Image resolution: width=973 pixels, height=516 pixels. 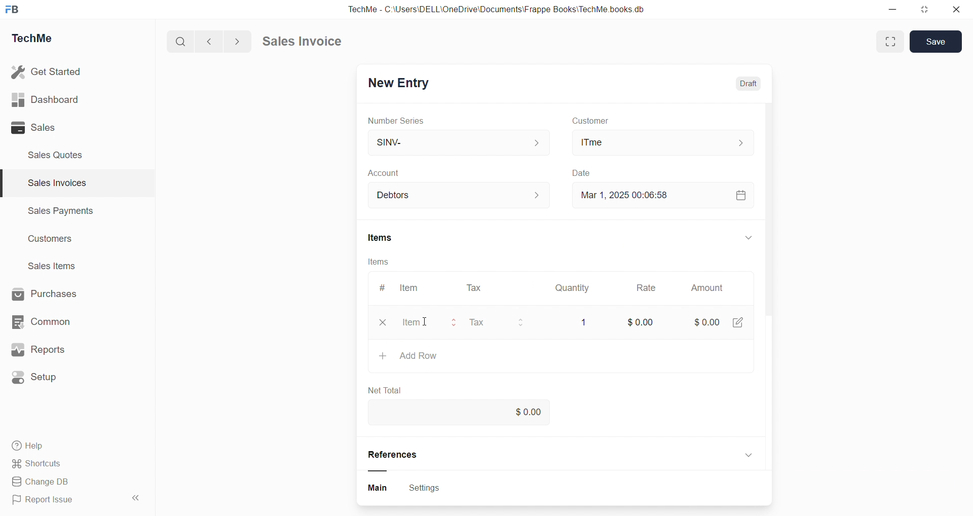 What do you see at coordinates (47, 501) in the screenshot?
I see ` Report Issue` at bounding box center [47, 501].